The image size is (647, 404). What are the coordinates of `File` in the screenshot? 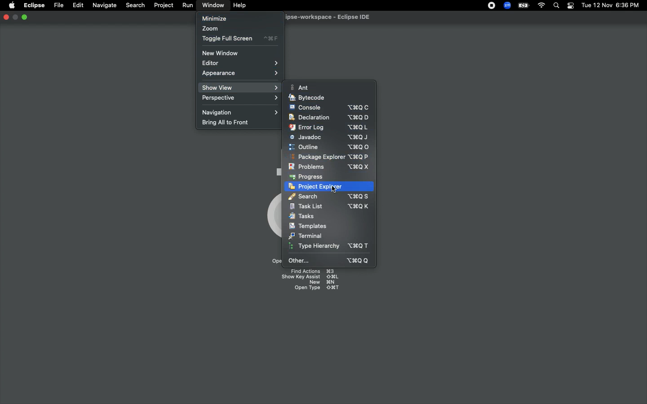 It's located at (58, 5).